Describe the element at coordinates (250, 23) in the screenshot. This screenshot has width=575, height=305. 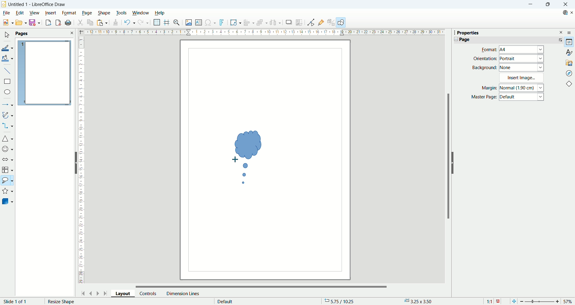
I see `align object` at that location.